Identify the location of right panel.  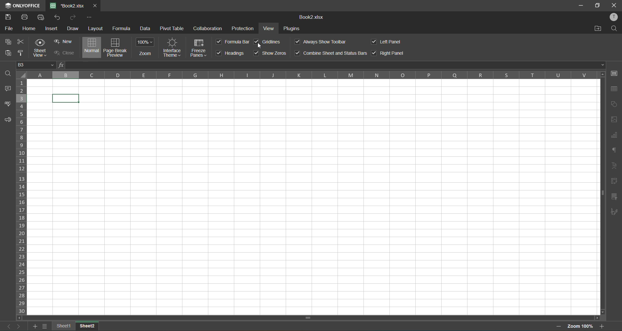
(388, 52).